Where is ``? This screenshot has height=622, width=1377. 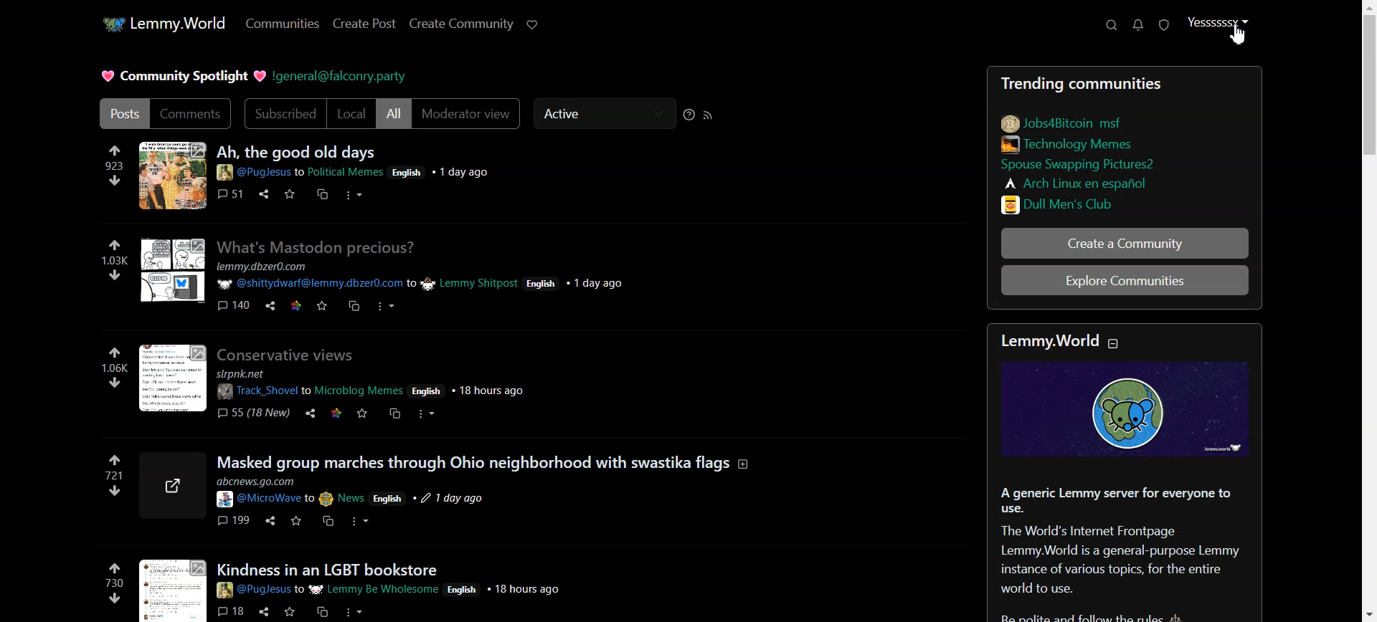
 is located at coordinates (317, 246).